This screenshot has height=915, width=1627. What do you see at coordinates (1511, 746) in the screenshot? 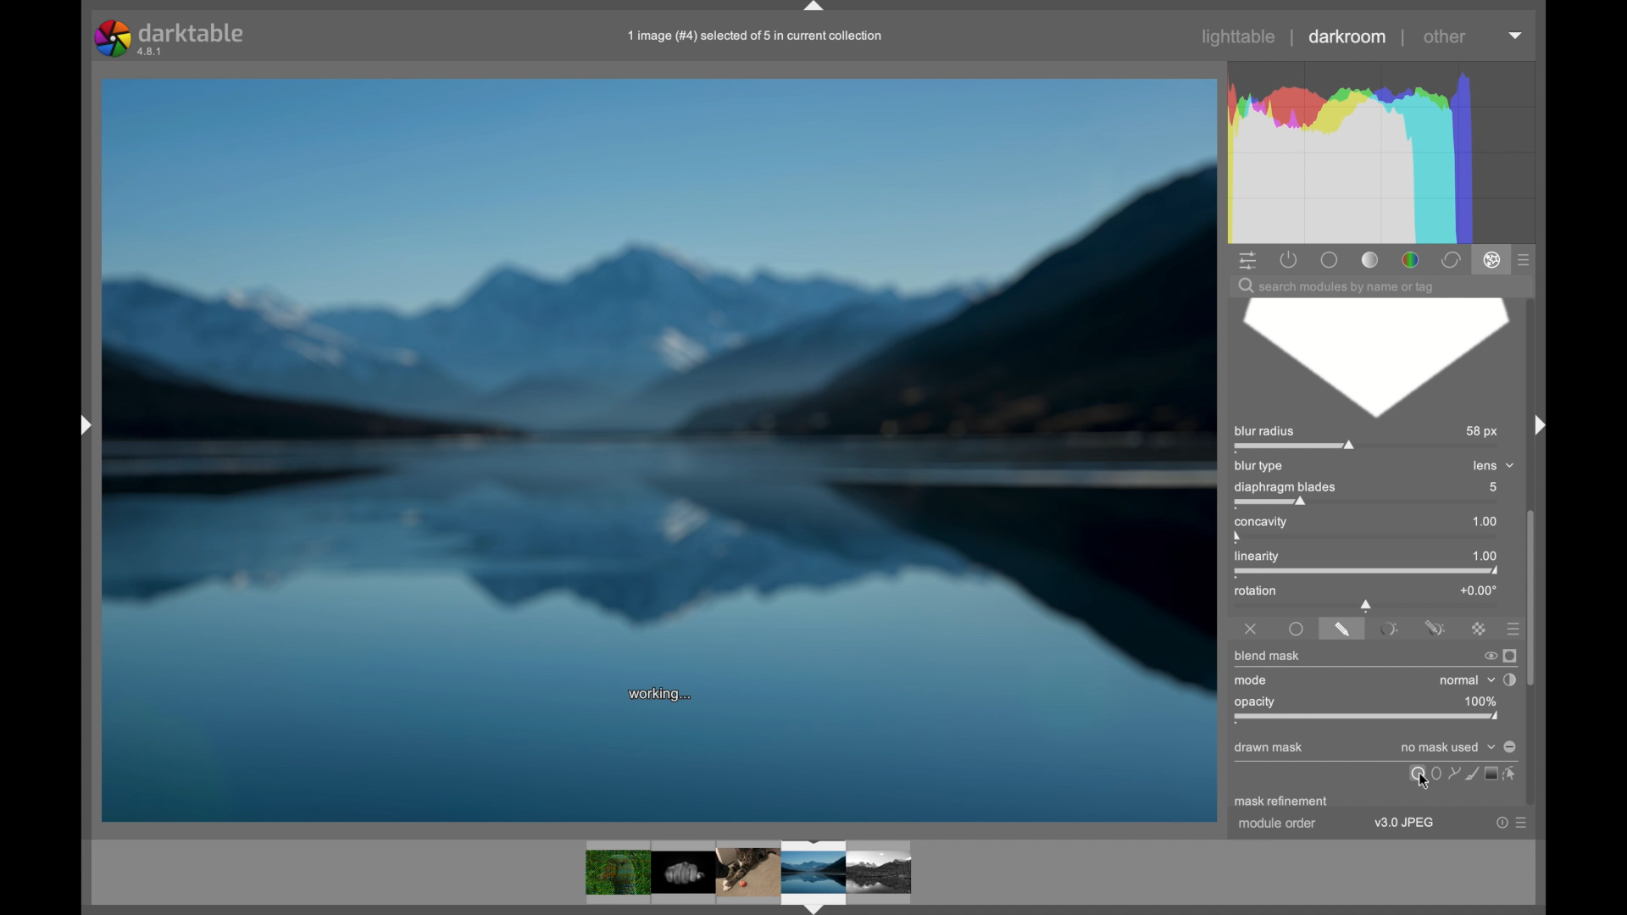
I see `toggle polarity of drawn mask` at bounding box center [1511, 746].